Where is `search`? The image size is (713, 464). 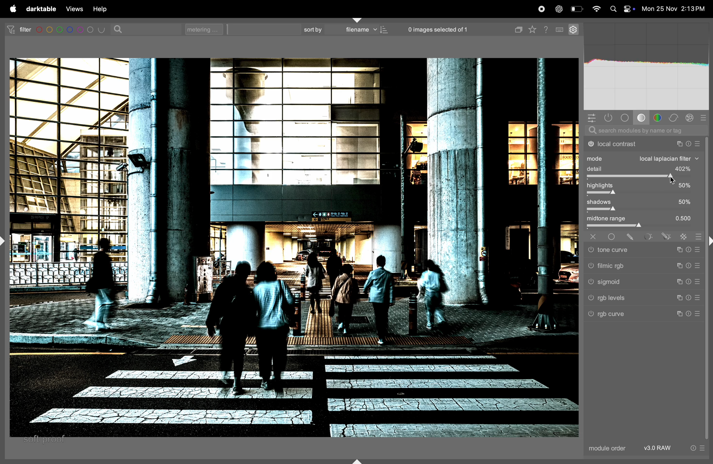 search is located at coordinates (120, 29).